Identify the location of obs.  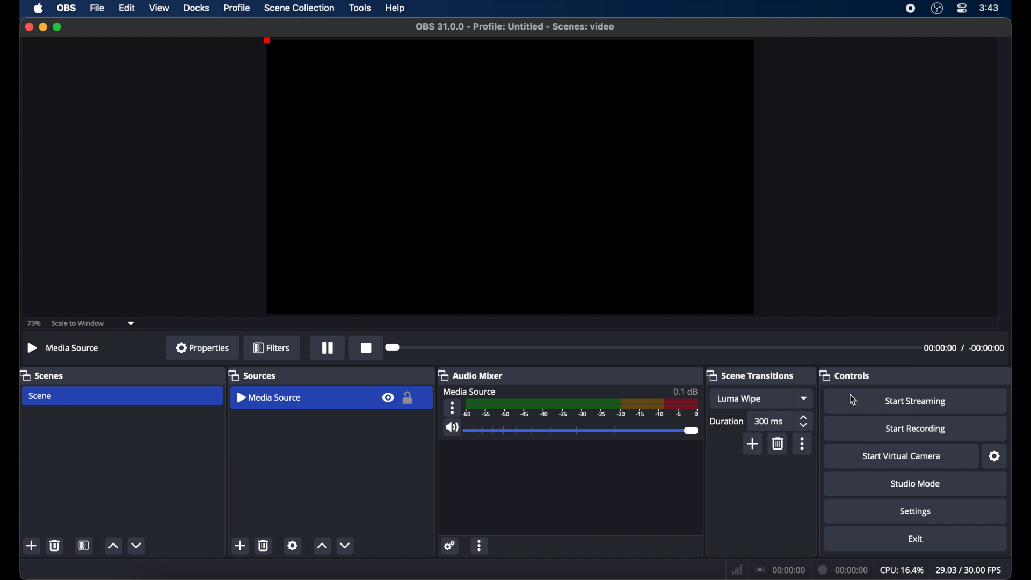
(67, 8).